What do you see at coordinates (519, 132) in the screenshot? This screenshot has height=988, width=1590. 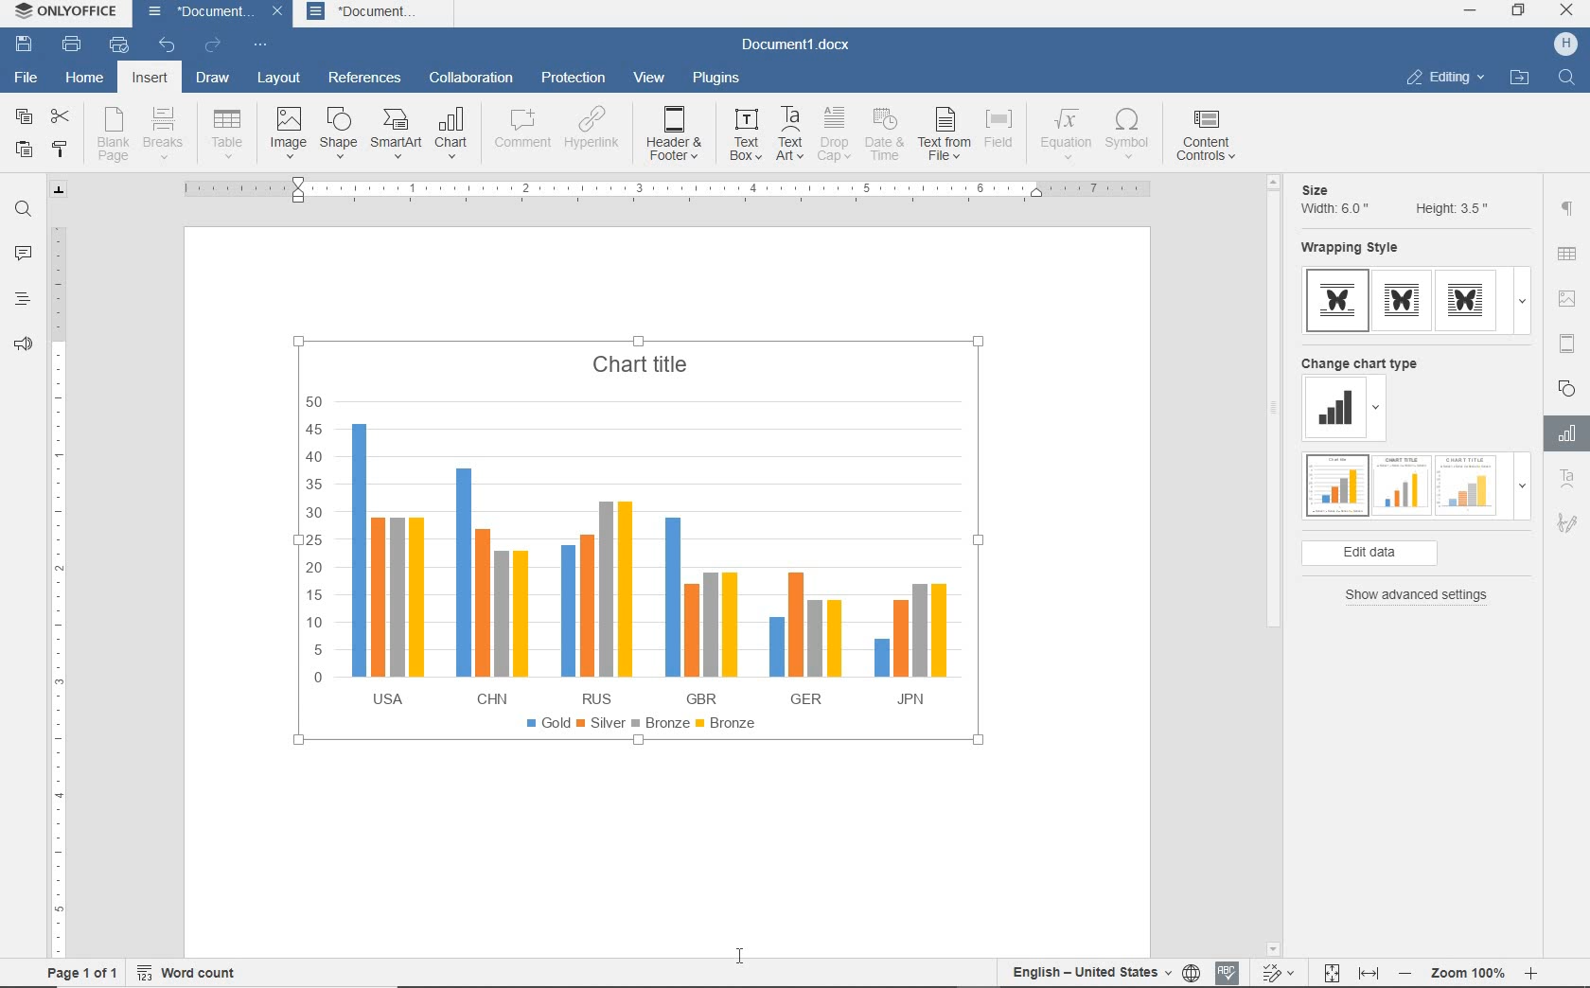 I see `comment` at bounding box center [519, 132].